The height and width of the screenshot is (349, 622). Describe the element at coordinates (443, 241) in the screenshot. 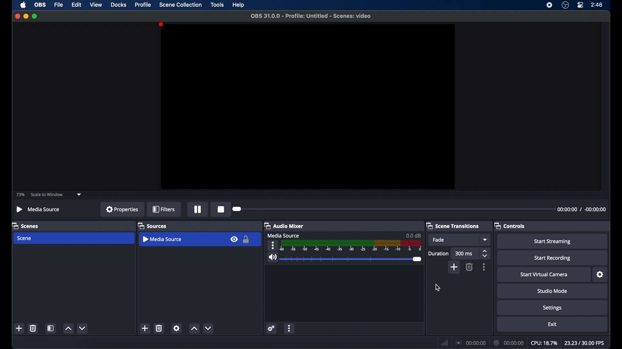

I see `Fade` at that location.